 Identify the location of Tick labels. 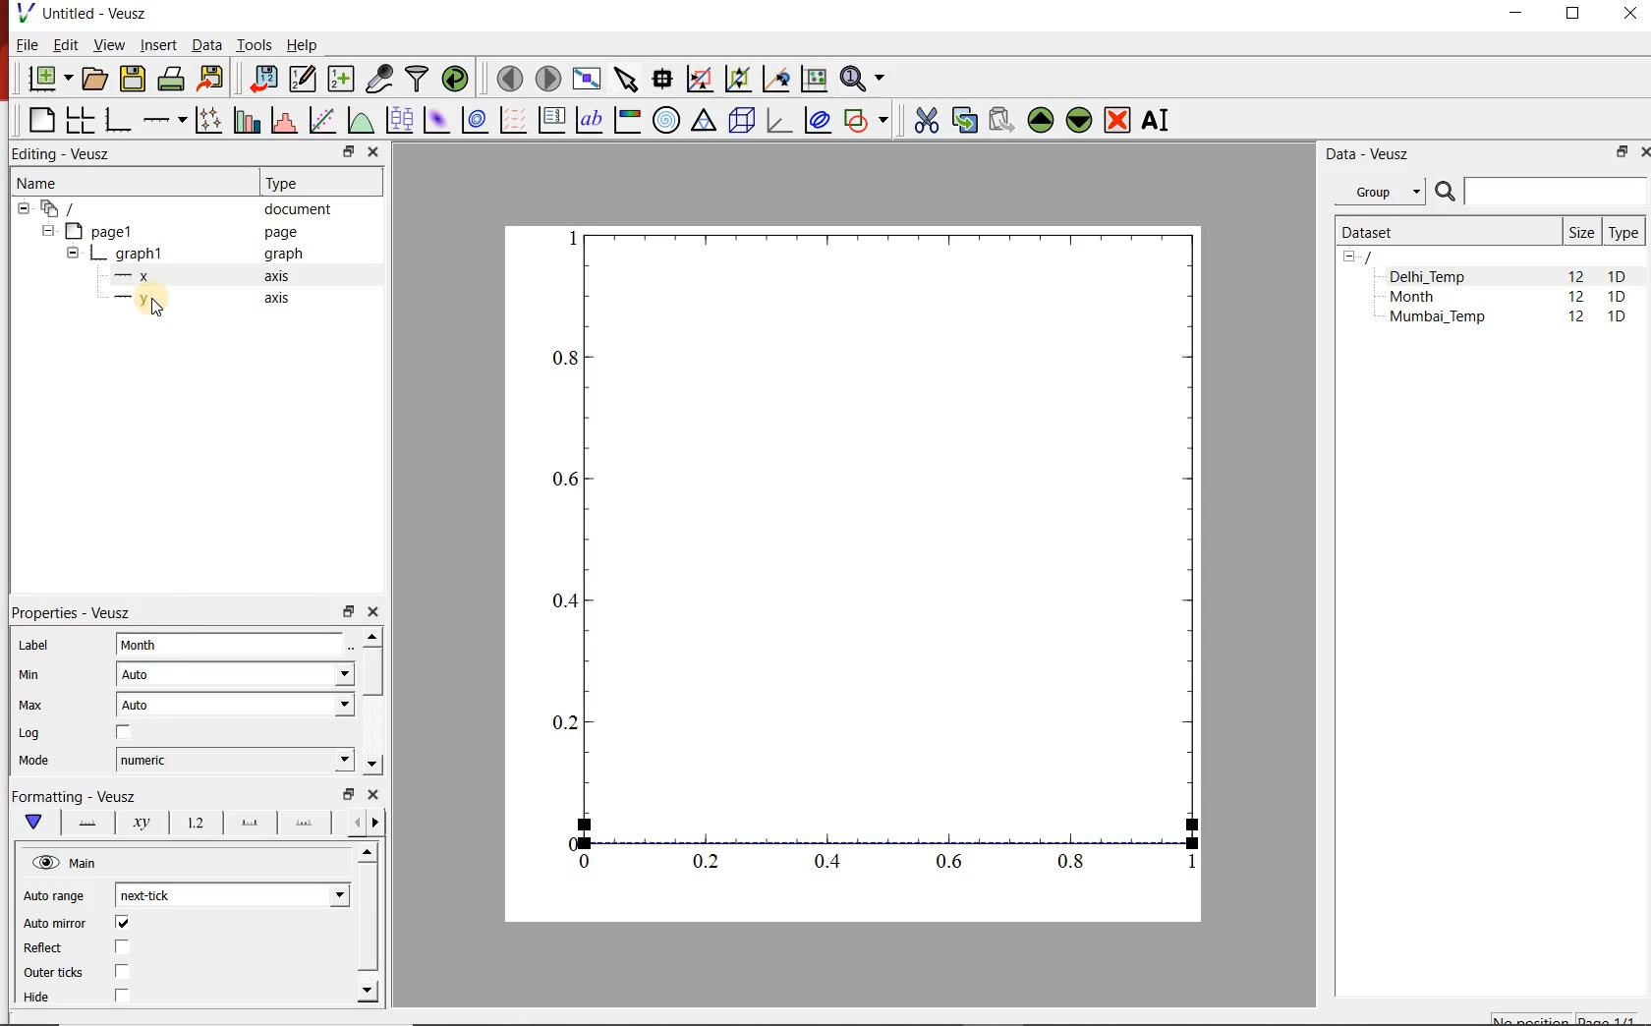
(194, 820).